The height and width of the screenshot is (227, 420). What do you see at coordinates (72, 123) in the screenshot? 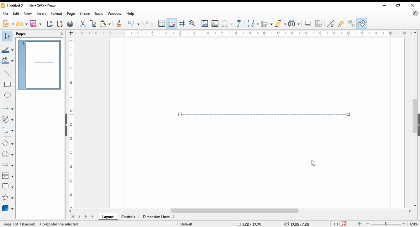
I see `vertical scale` at bounding box center [72, 123].